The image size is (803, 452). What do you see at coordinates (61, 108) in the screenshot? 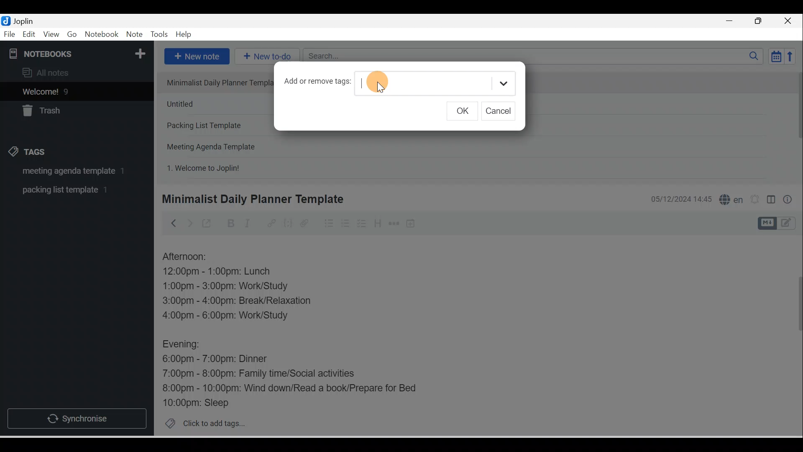
I see `Trash` at bounding box center [61, 108].